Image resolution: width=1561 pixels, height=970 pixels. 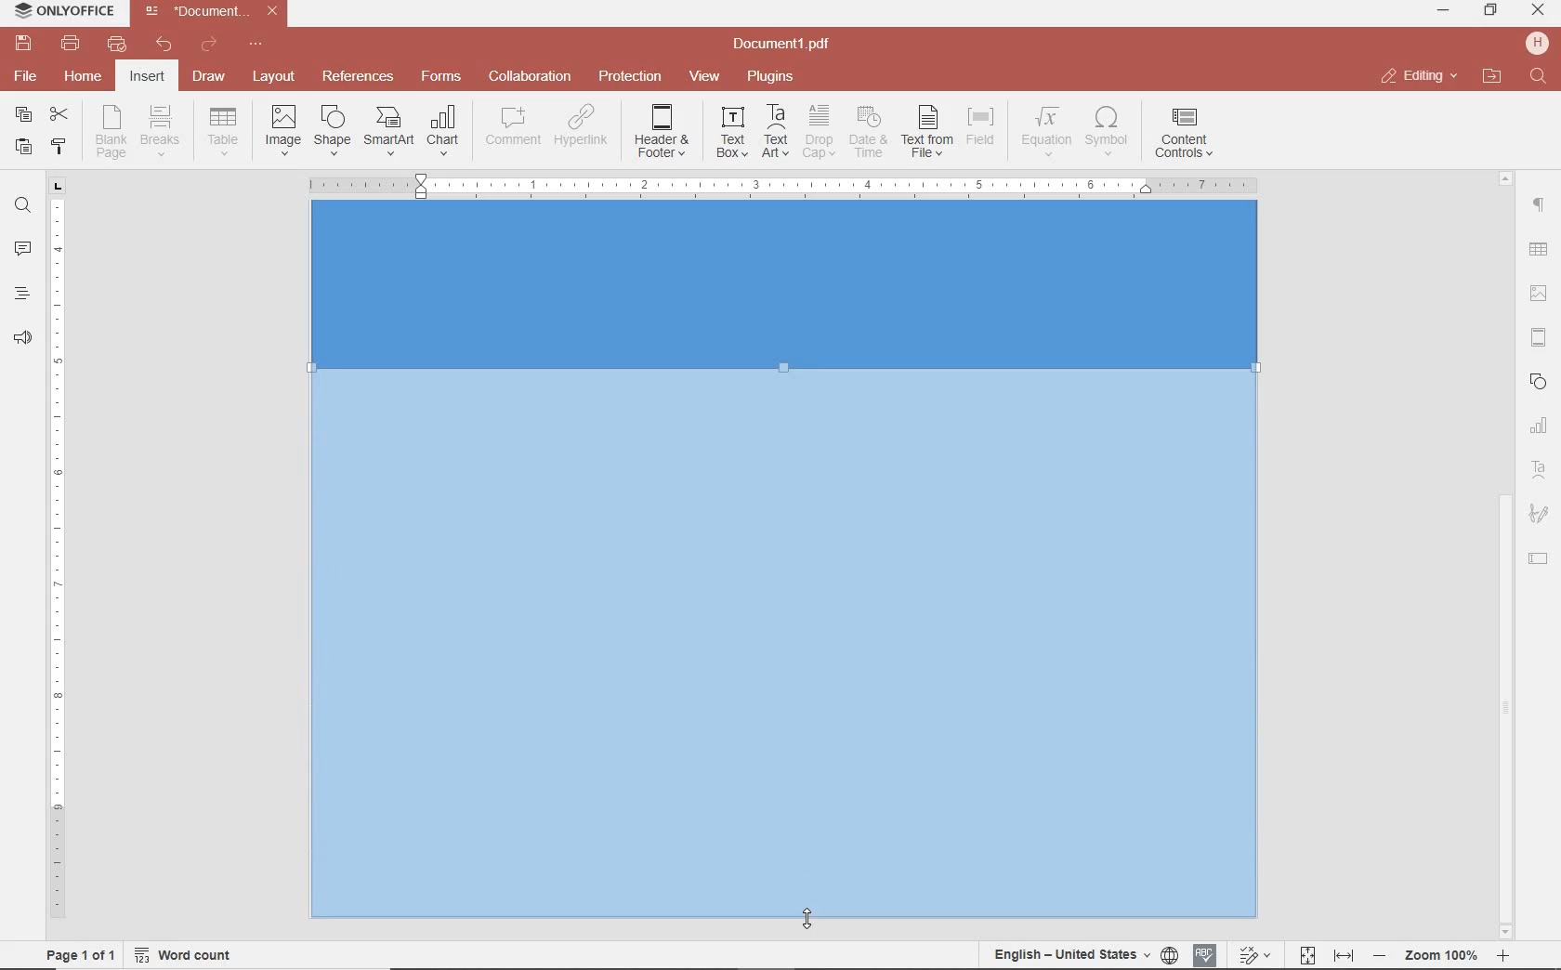 What do you see at coordinates (283, 129) in the screenshot?
I see `INSERT IMAGES` at bounding box center [283, 129].